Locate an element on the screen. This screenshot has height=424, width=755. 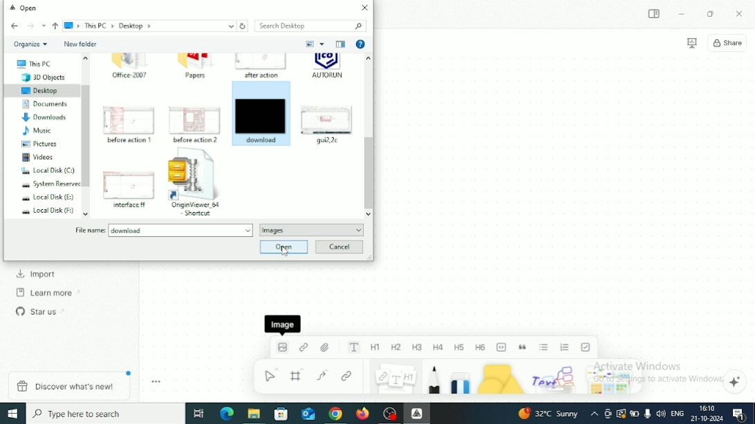
Mic is located at coordinates (647, 414).